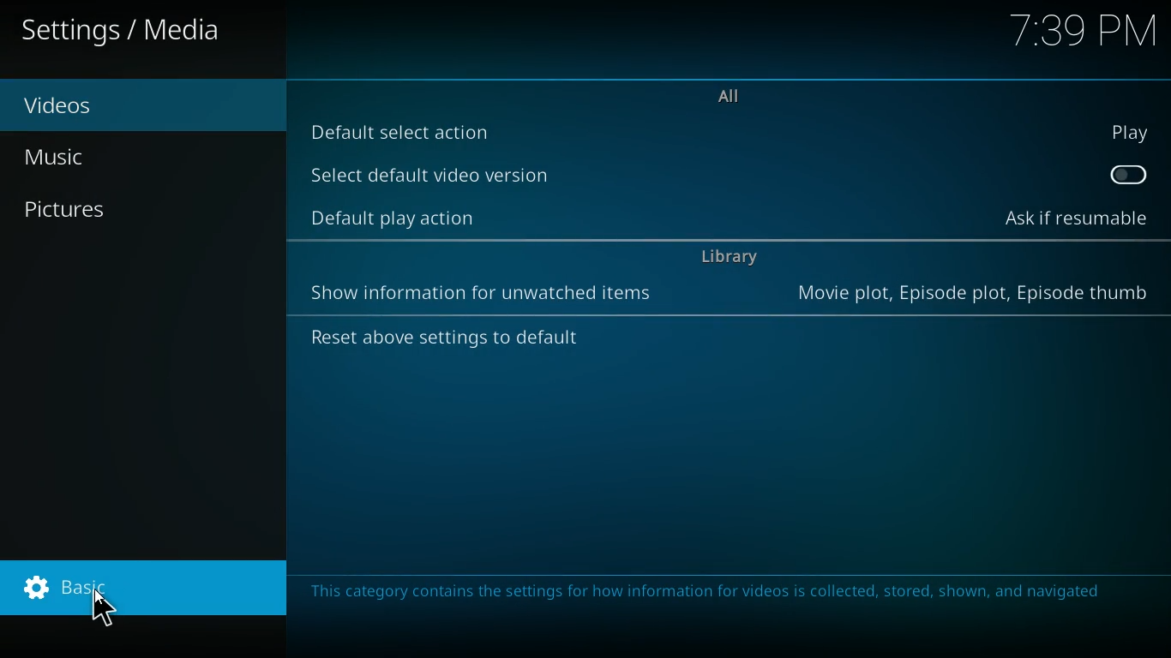 The image size is (1171, 658). Describe the element at coordinates (969, 291) in the screenshot. I see `movie plot, episode plot, episote thumb` at that location.